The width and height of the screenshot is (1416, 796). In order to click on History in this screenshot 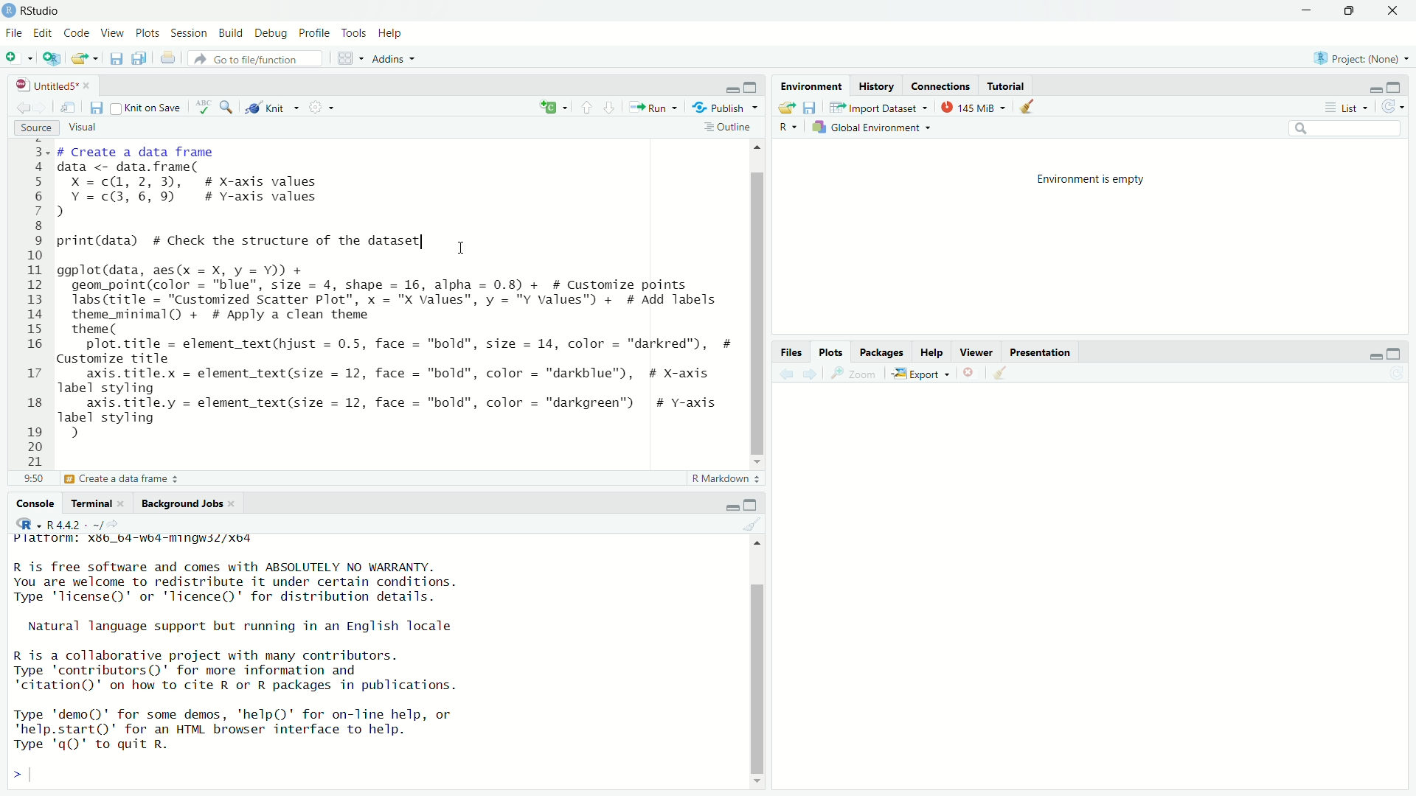, I will do `click(875, 87)`.